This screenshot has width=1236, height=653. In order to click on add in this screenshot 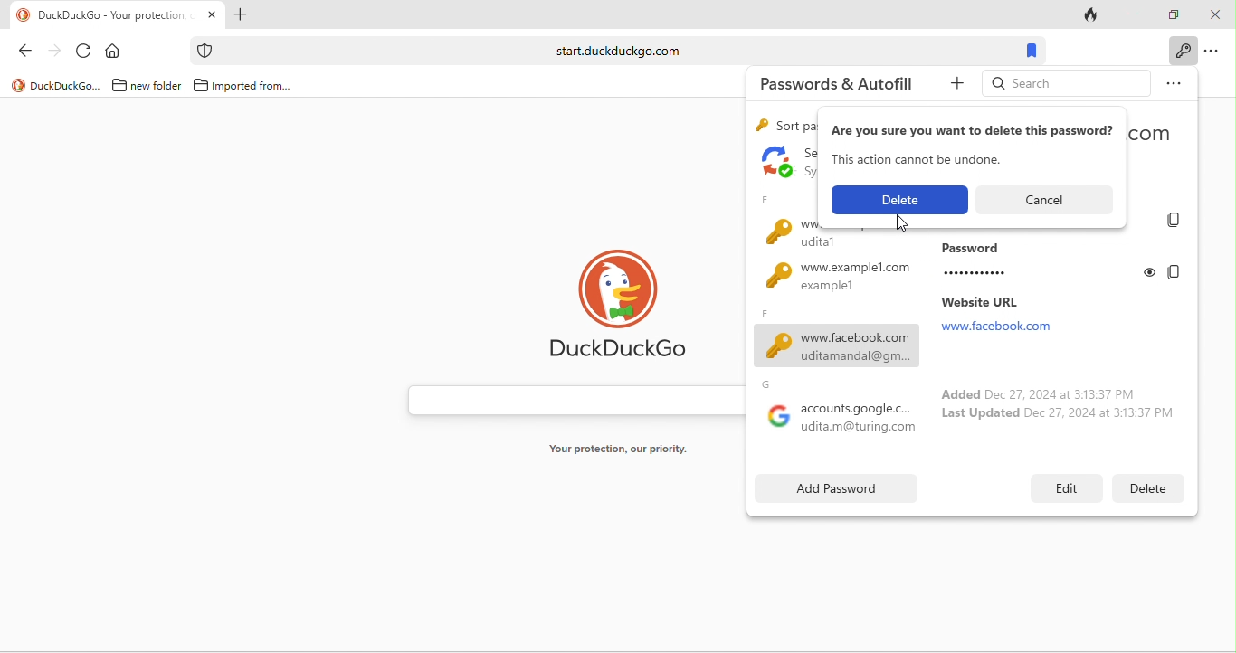, I will do `click(952, 87)`.